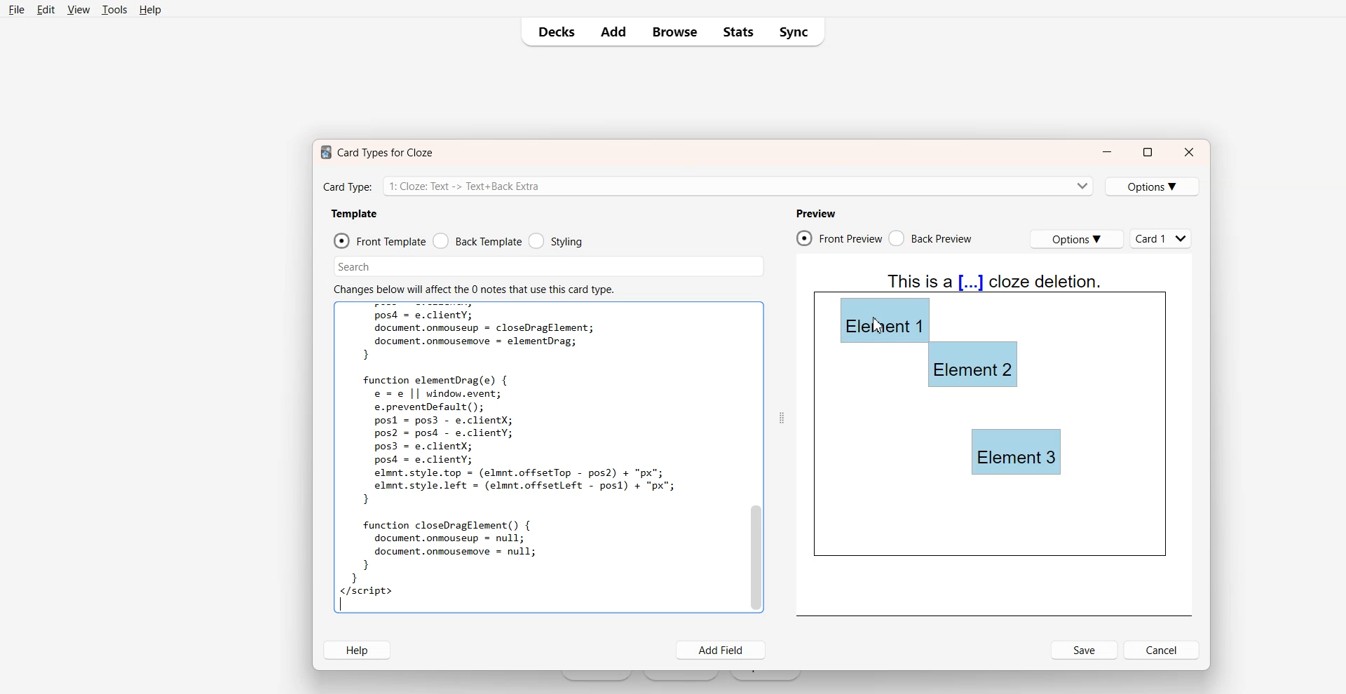 Image resolution: width=1346 pixels, height=694 pixels. What do you see at coordinates (755, 456) in the screenshot?
I see `Vertical Scroll Bar ` at bounding box center [755, 456].